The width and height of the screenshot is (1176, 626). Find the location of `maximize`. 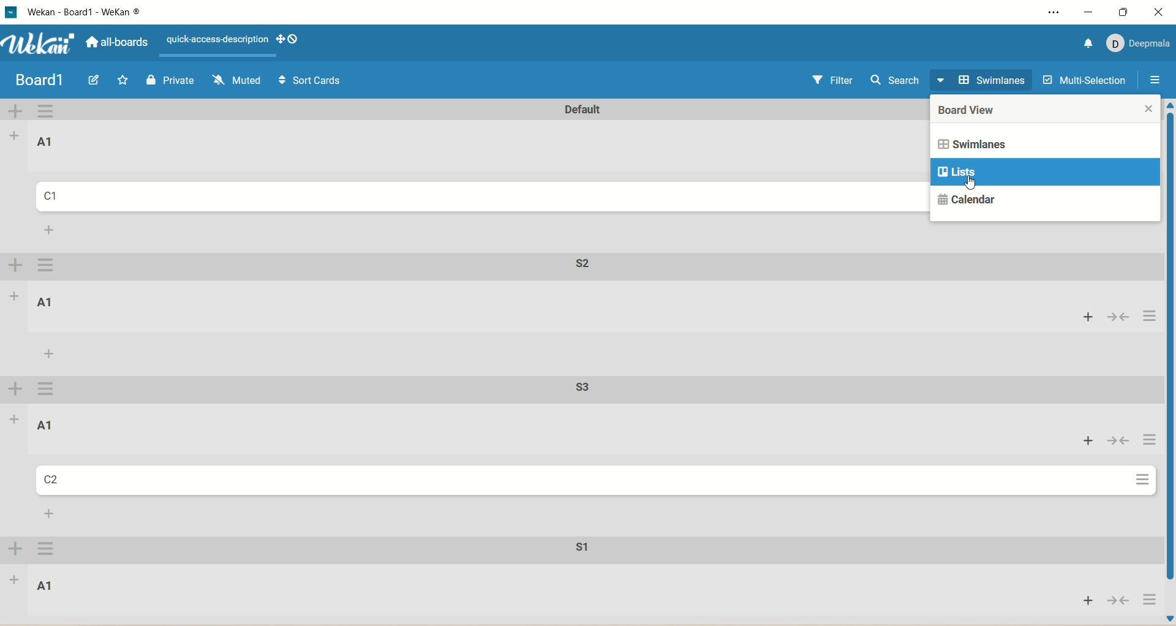

maximize is located at coordinates (1124, 10).